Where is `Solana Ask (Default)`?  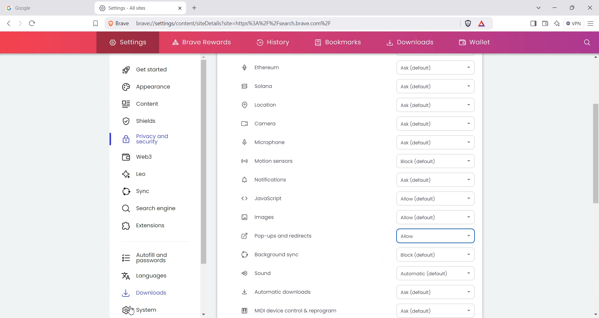 Solana Ask (Default) is located at coordinates (350, 86).